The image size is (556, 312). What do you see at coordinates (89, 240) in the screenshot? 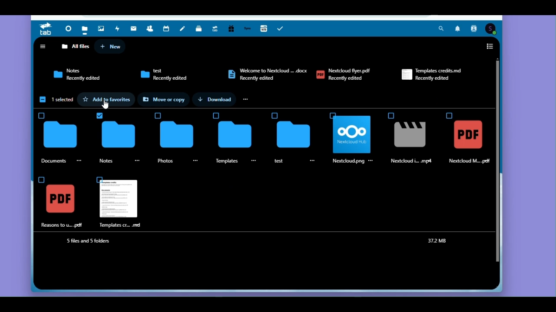
I see `5 files and 5 folders` at bounding box center [89, 240].